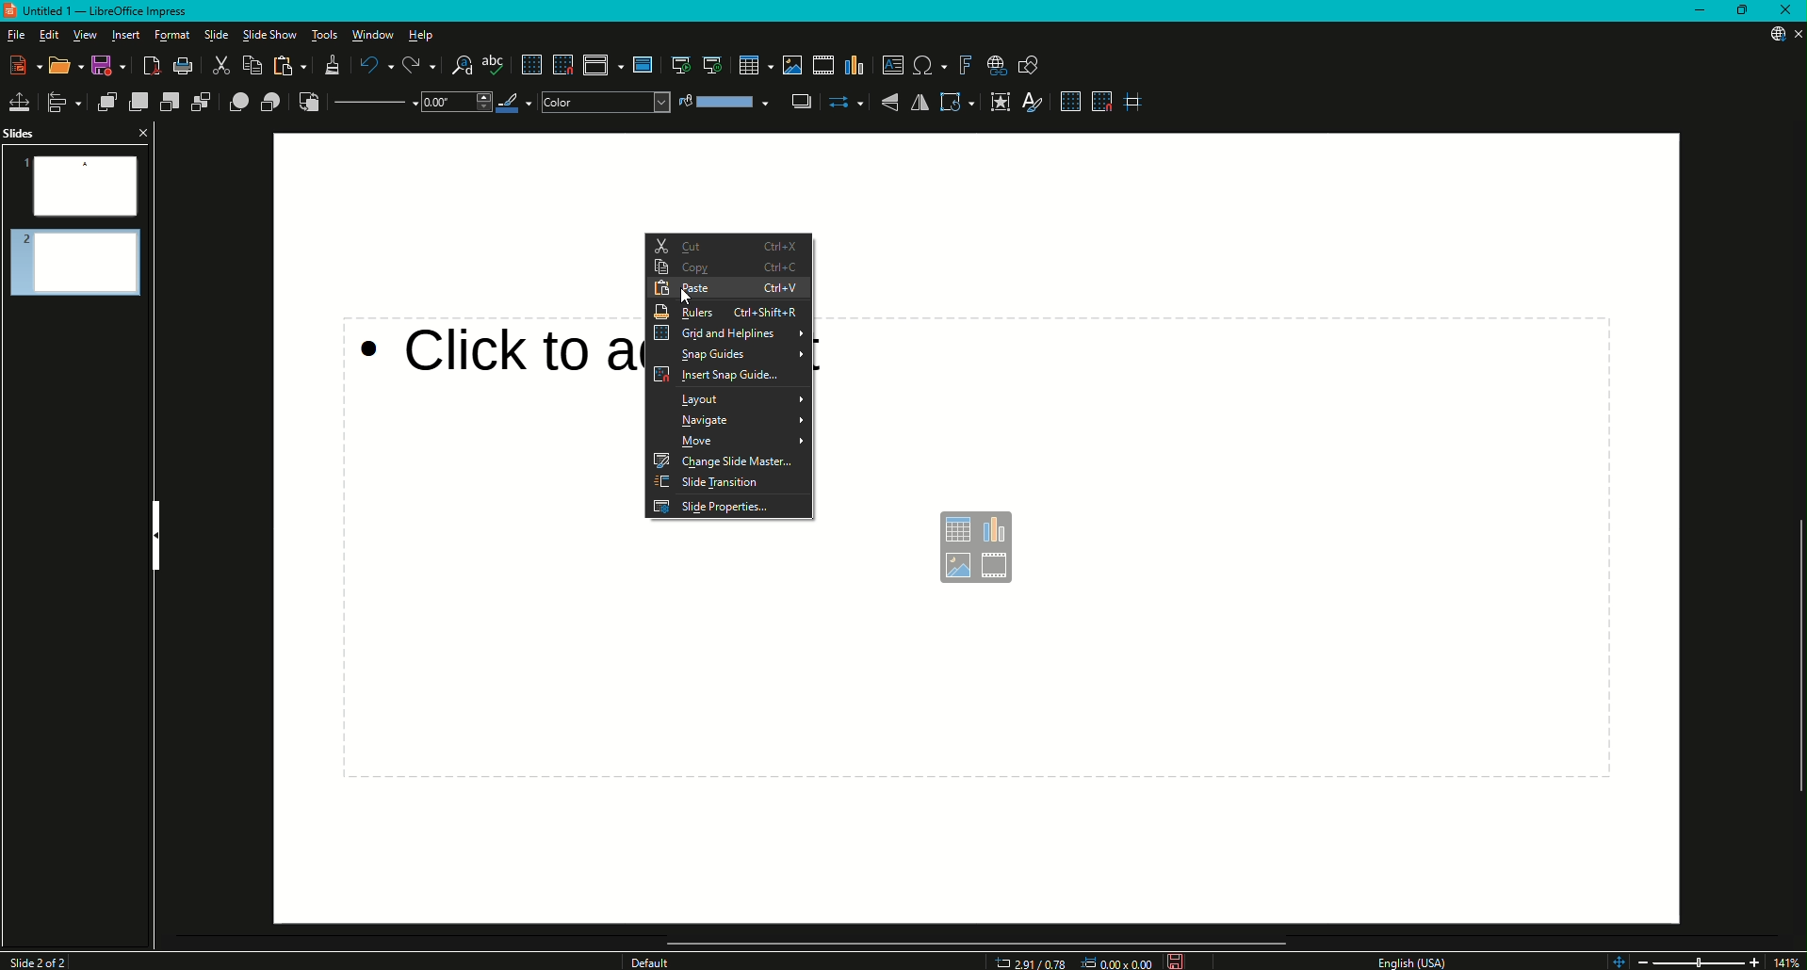 This screenshot has width=1807, height=970. Describe the element at coordinates (855, 64) in the screenshot. I see `Insert Chart` at that location.